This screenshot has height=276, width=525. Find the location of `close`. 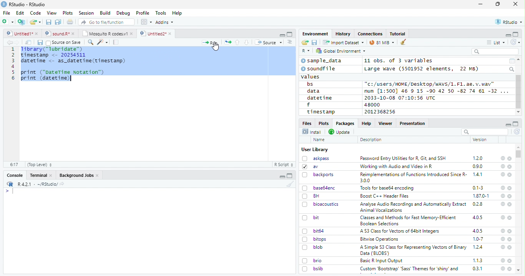

close is located at coordinates (510, 159).